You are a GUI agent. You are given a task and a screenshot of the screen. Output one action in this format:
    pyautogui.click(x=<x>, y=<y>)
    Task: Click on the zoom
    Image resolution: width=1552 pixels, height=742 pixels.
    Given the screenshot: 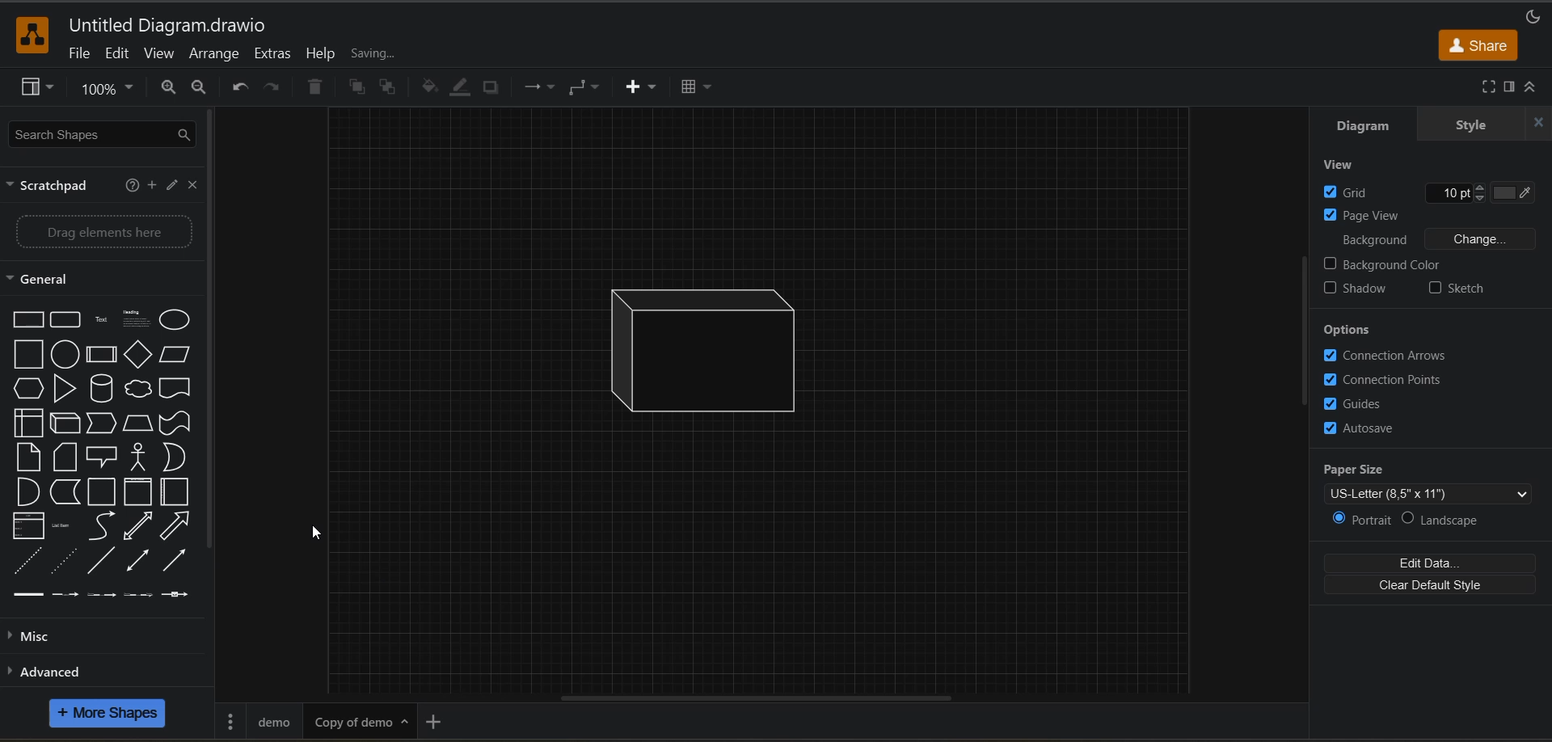 What is the action you would take?
    pyautogui.click(x=106, y=87)
    